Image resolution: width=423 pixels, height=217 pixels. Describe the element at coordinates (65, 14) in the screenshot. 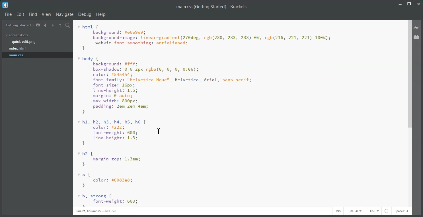

I see `Navigate` at that location.